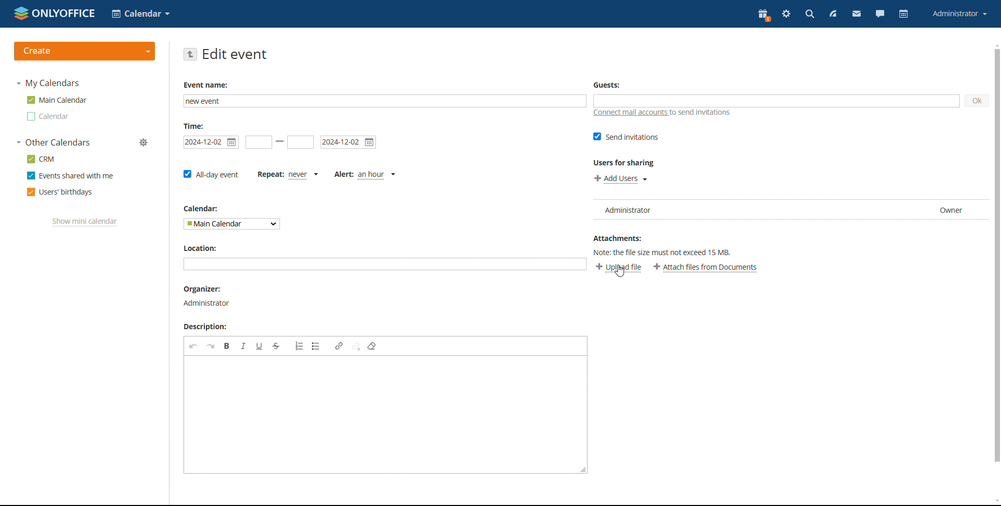 This screenshot has width=1001, height=506. I want to click on end date, so click(348, 142).